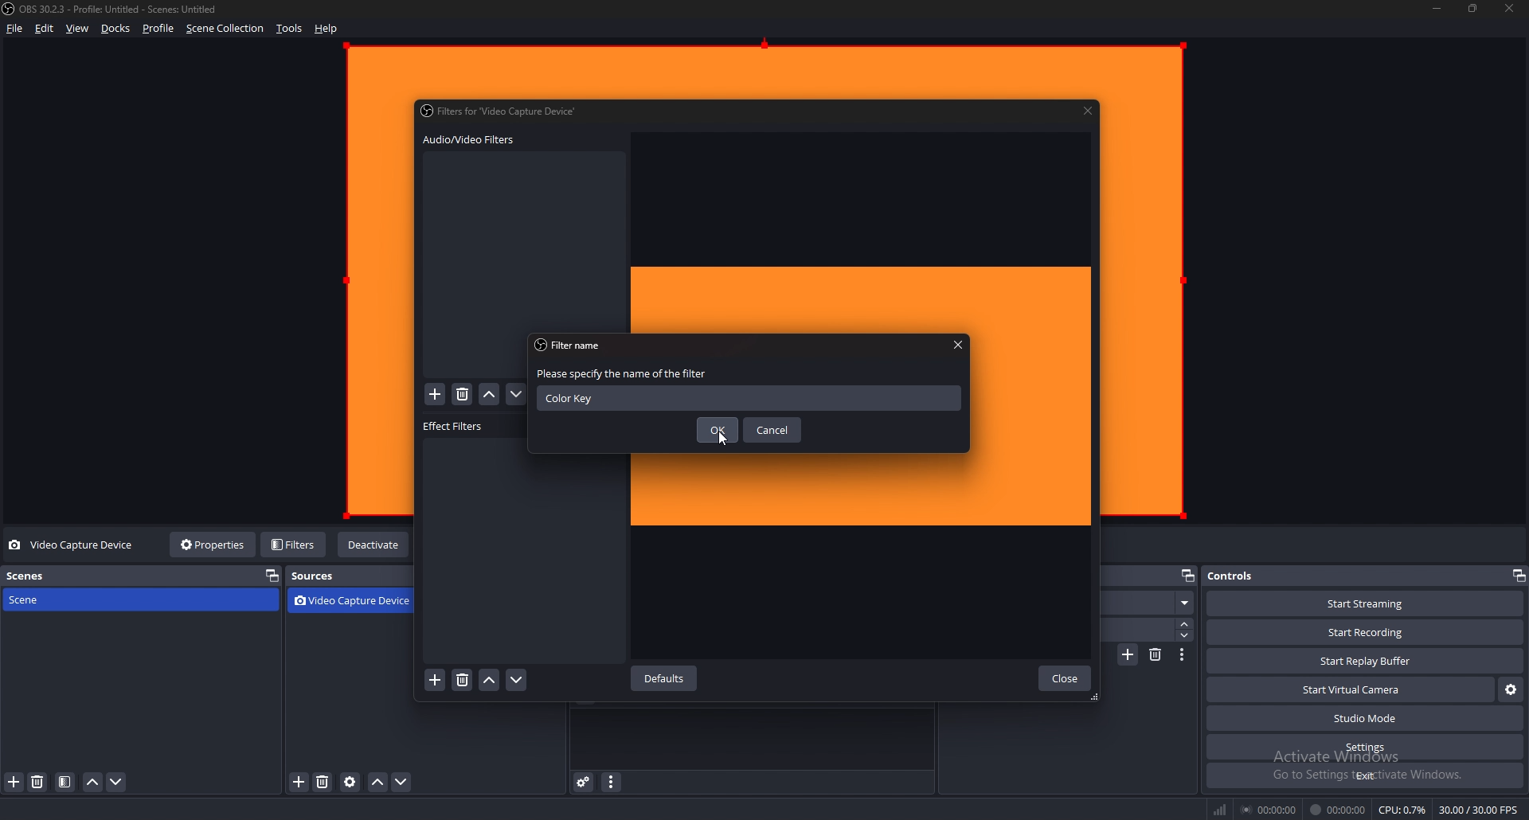 The height and width of the screenshot is (820, 1529). Describe the element at coordinates (39, 783) in the screenshot. I see `remove scene` at that location.